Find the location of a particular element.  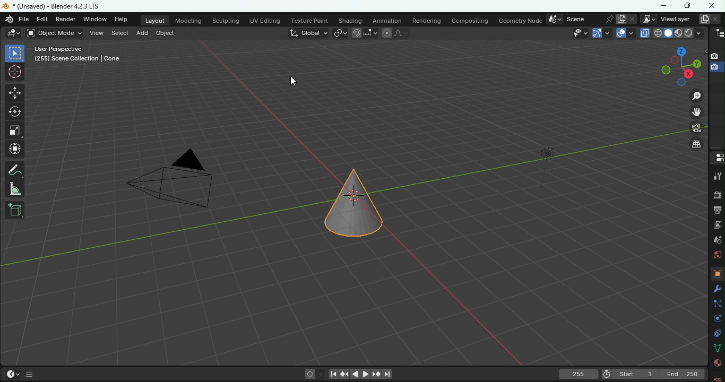

Rotate the scene is located at coordinates (664, 70).